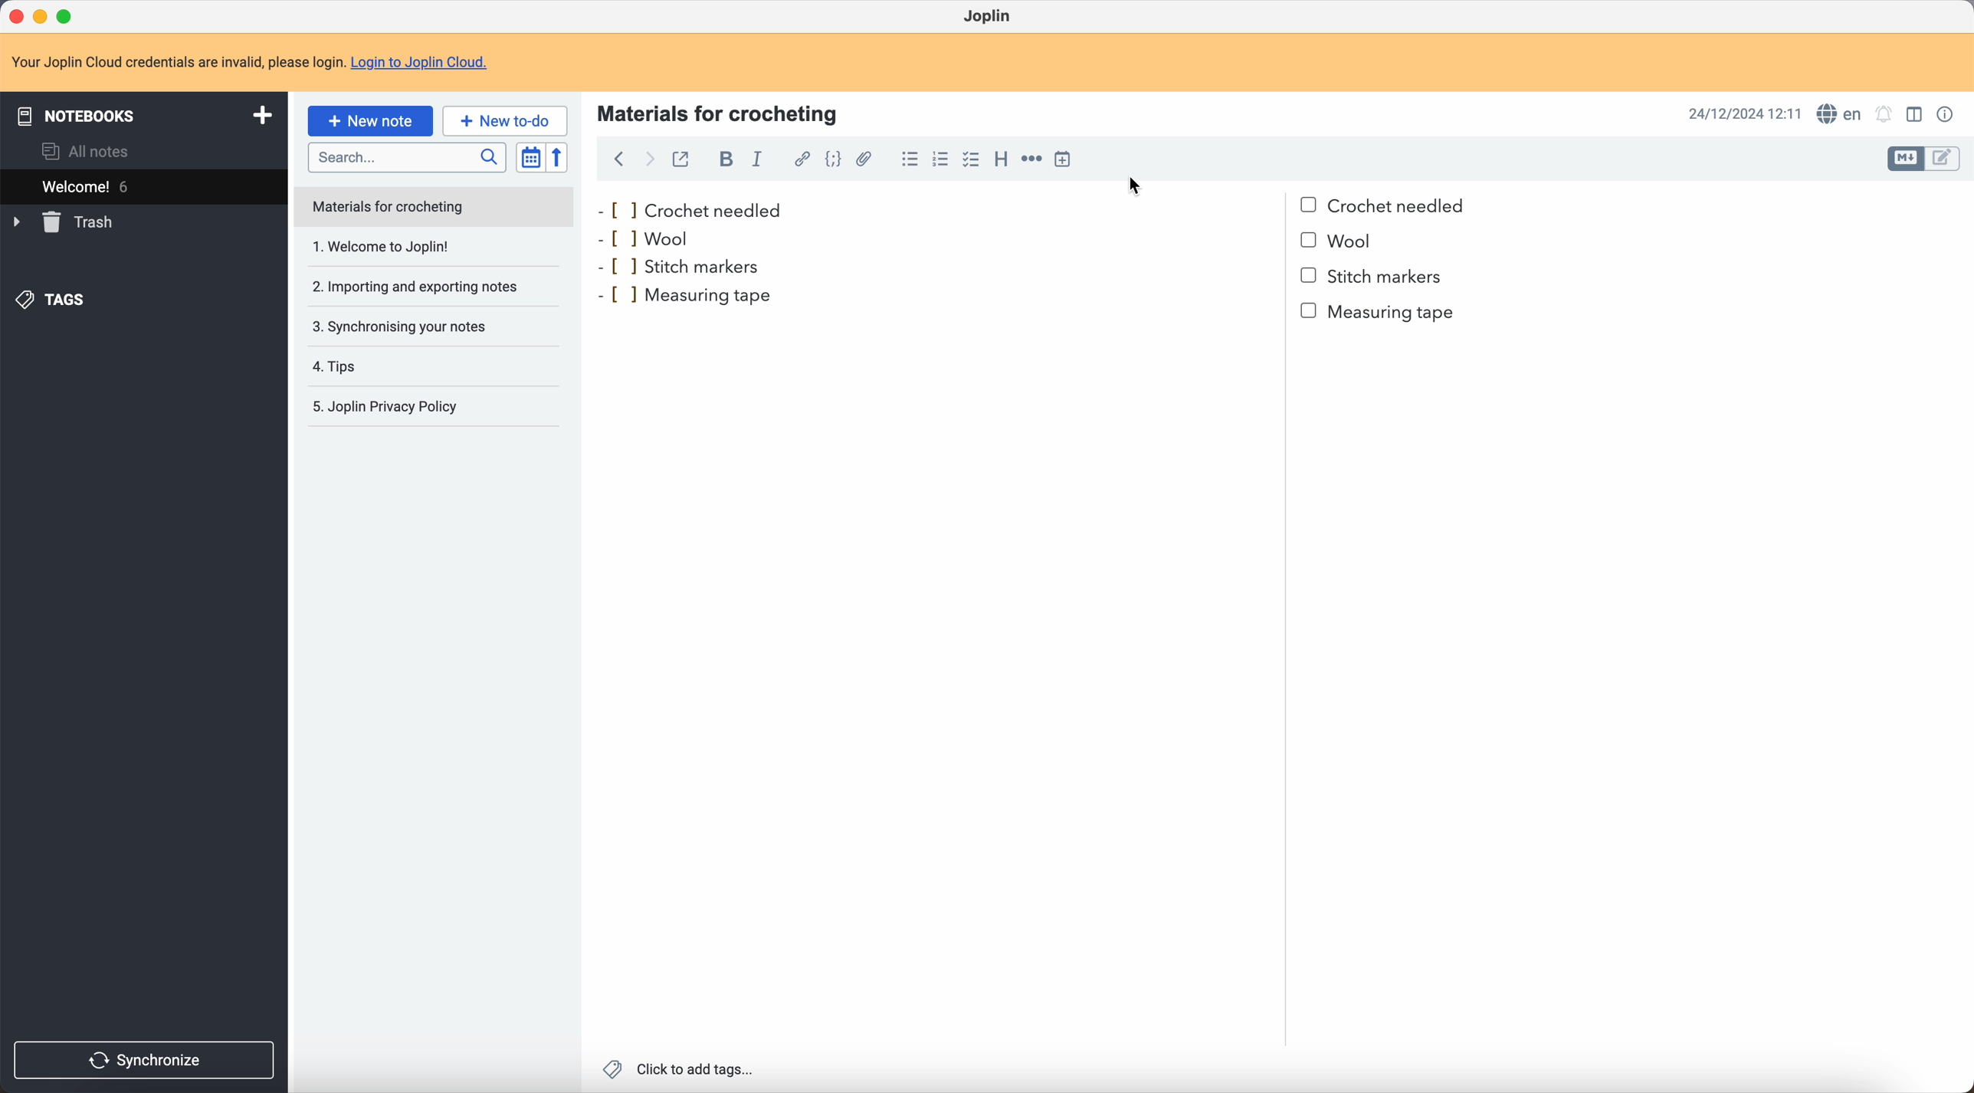 The width and height of the screenshot is (1974, 1093). What do you see at coordinates (1065, 159) in the screenshot?
I see `insert time` at bounding box center [1065, 159].